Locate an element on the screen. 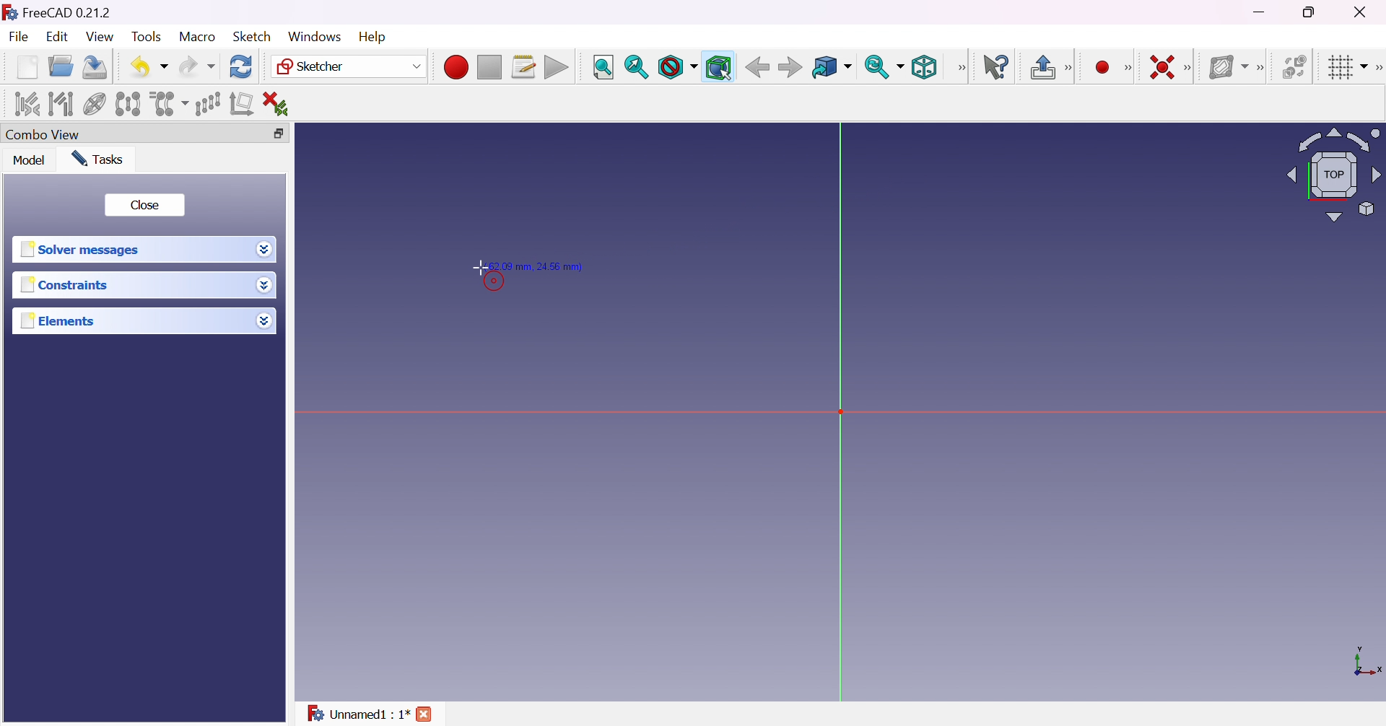  Model is located at coordinates (28, 160).